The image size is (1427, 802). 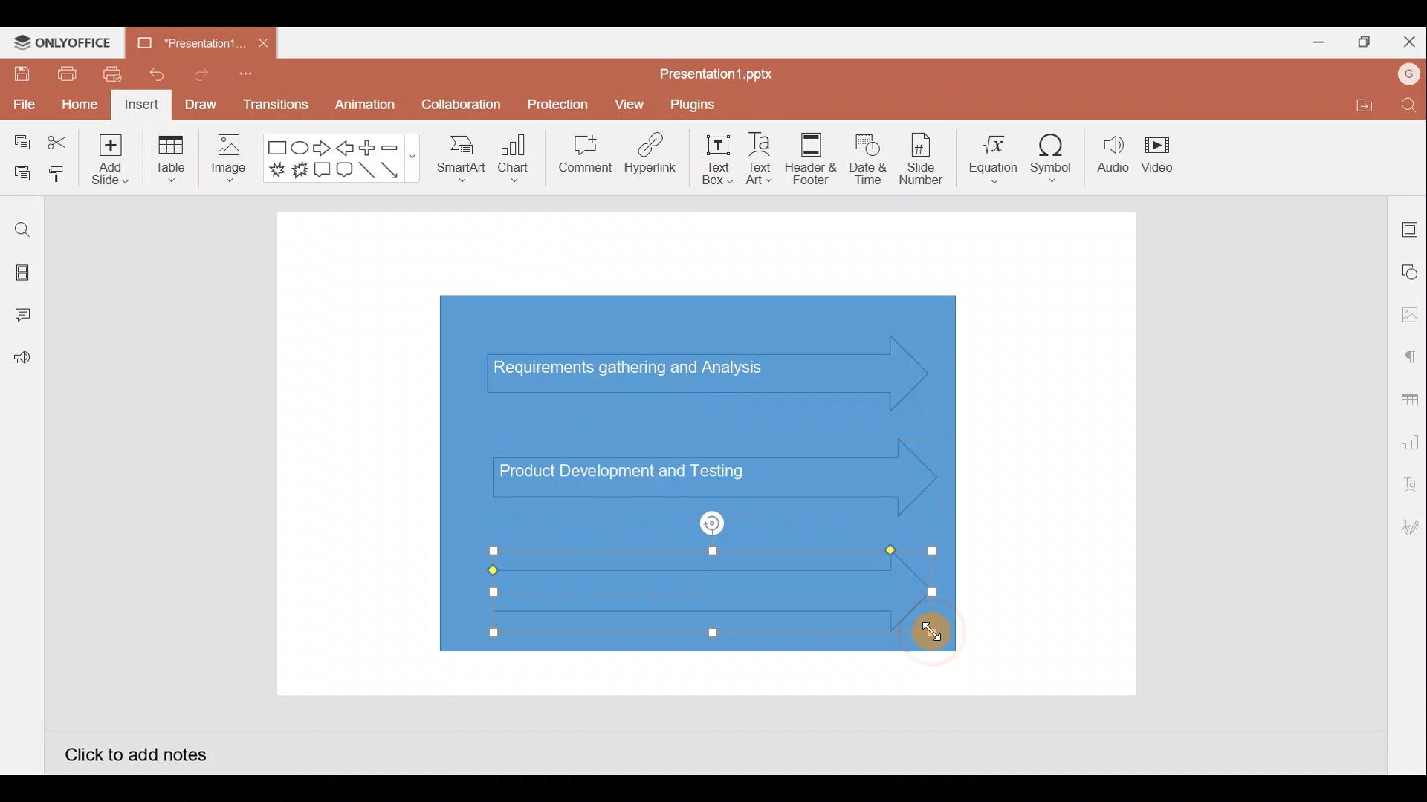 I want to click on Right arrow, so click(x=322, y=149).